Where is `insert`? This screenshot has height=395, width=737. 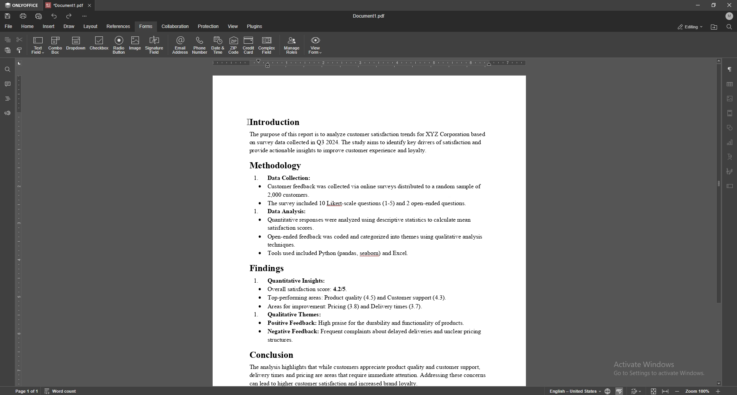
insert is located at coordinates (49, 27).